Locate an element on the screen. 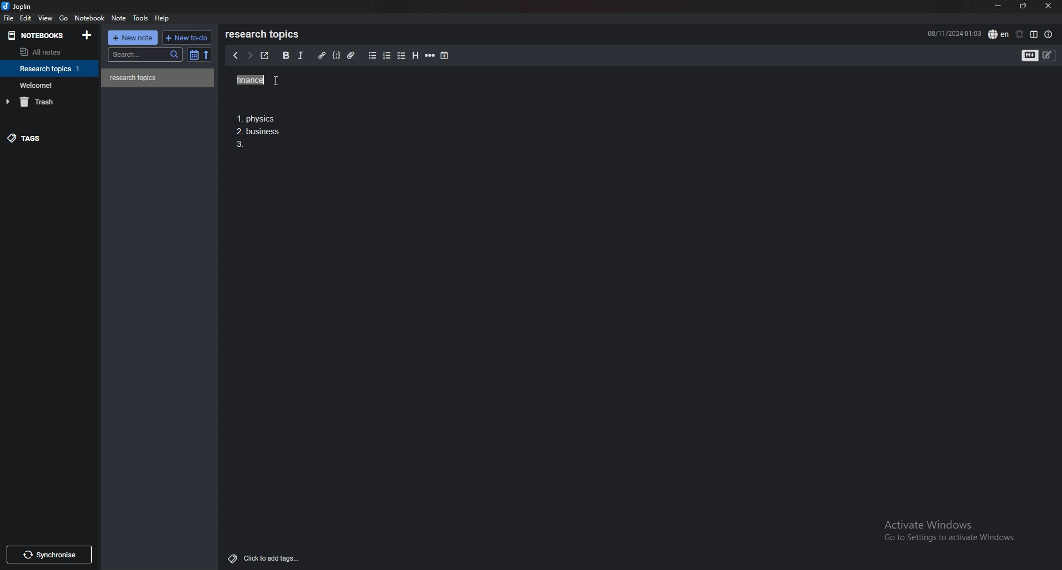 The image size is (1062, 570). close is located at coordinates (1048, 7).